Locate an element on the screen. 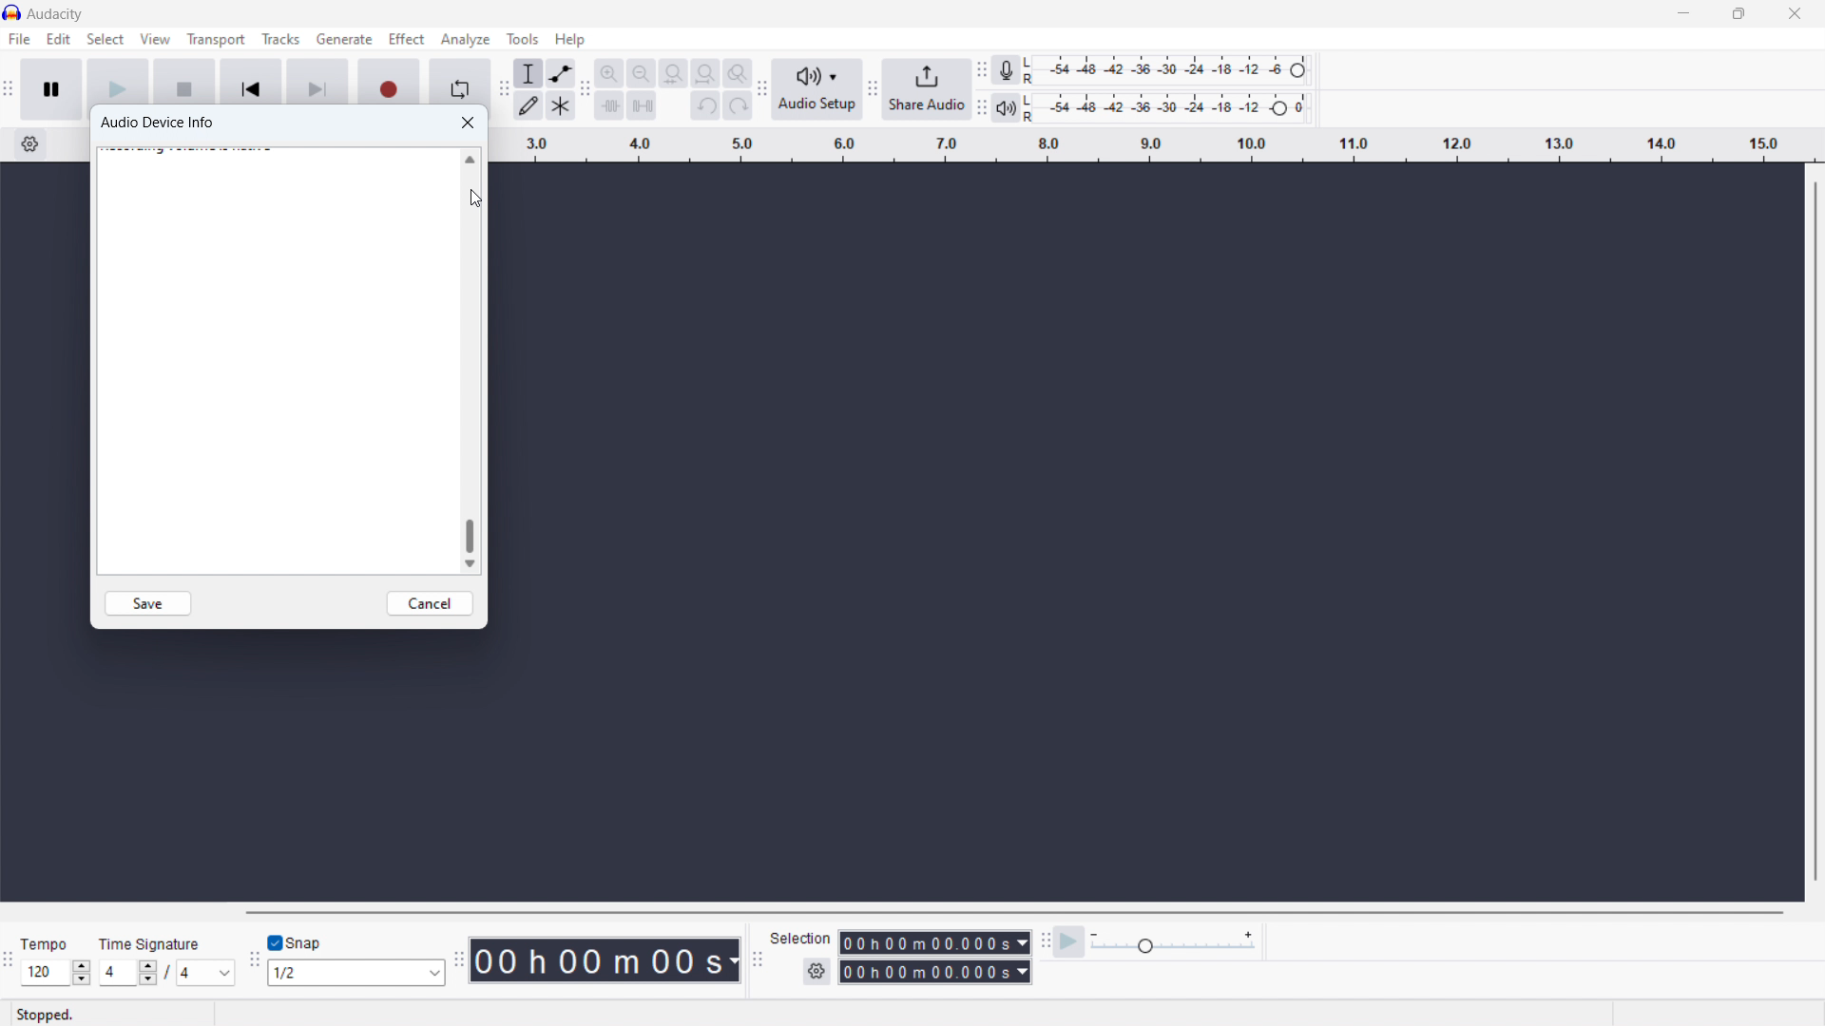 This screenshot has height=1026, width=1825. snapping toolbar is located at coordinates (252, 959).